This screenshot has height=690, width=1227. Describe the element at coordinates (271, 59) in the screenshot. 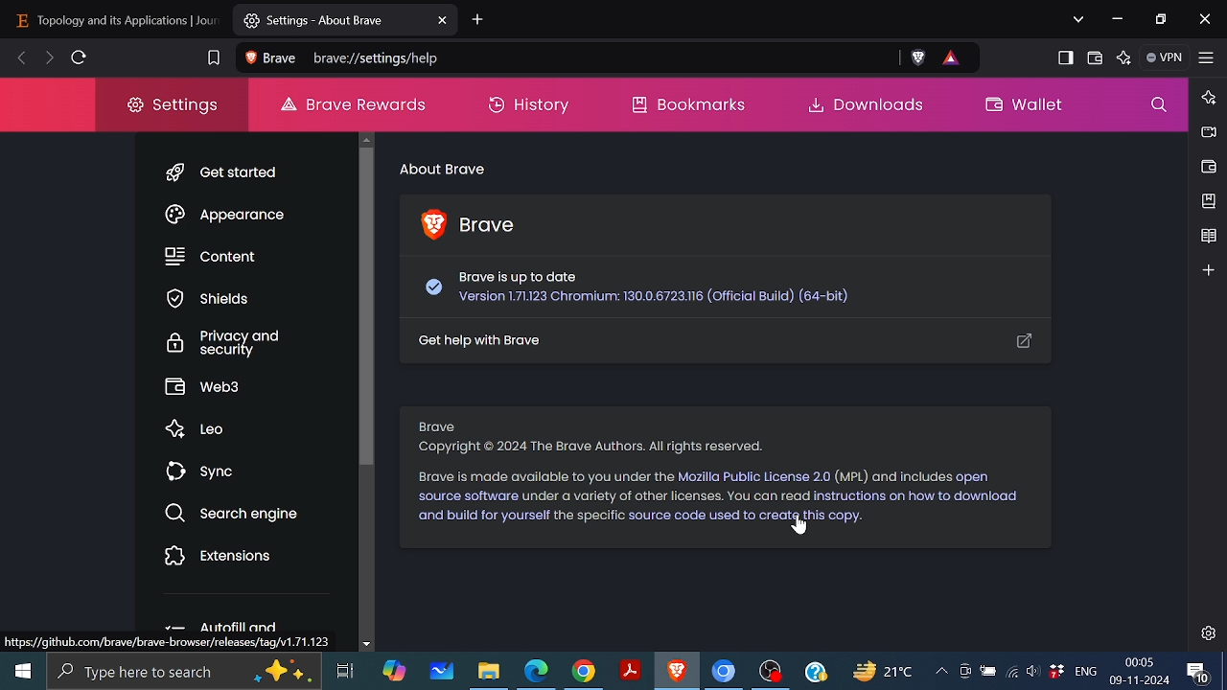

I see `brave` at that location.